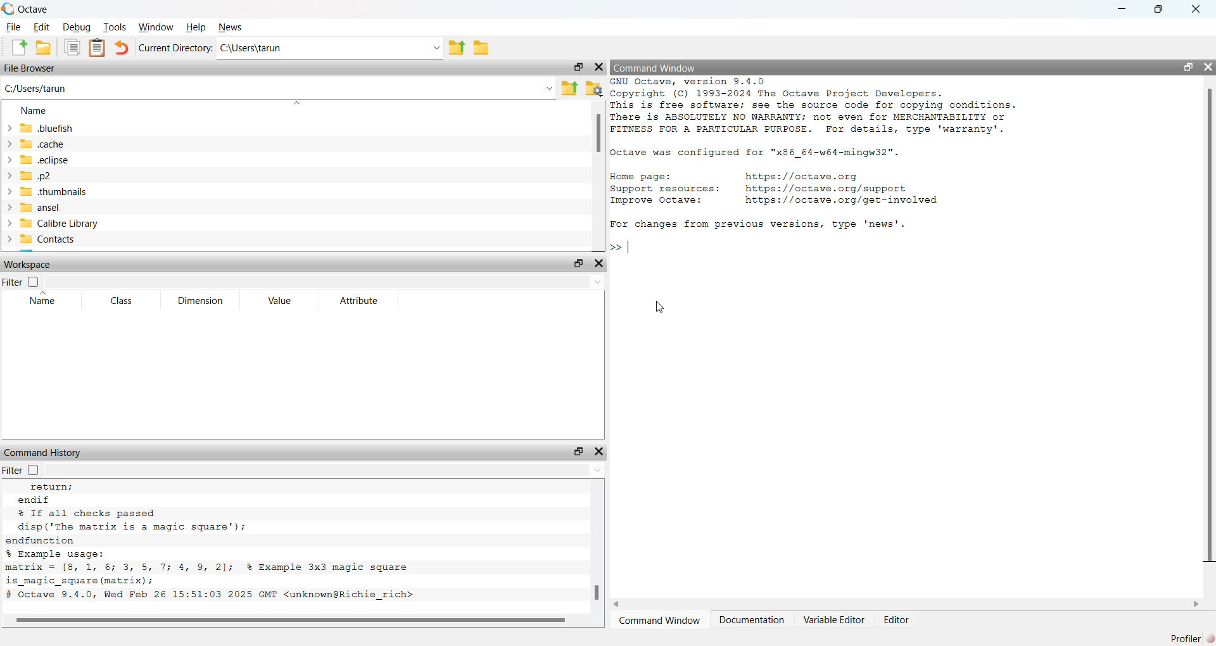  I want to click on maximize, so click(578, 66).